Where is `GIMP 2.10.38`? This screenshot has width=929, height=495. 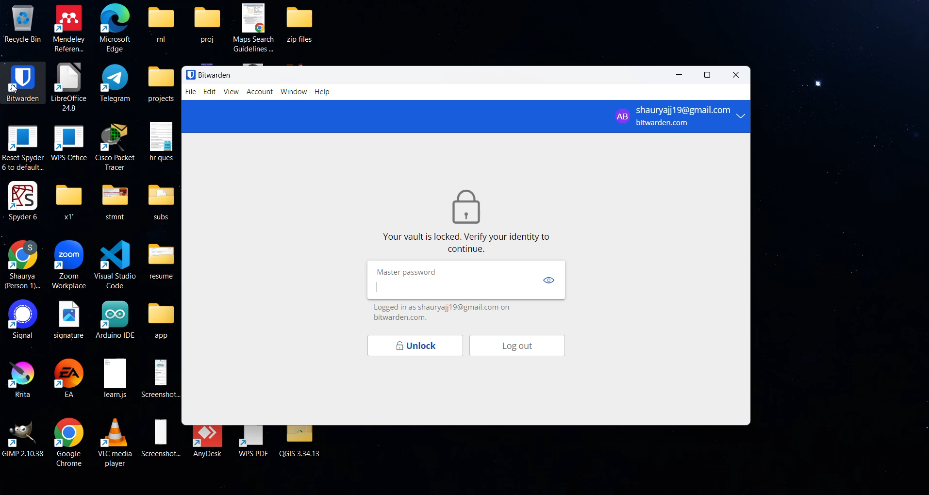
GIMP 2.10.38 is located at coordinates (24, 438).